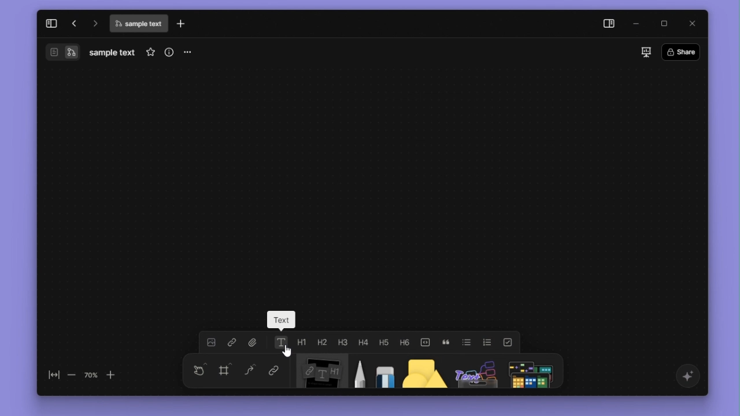 This screenshot has height=416, width=740. I want to click on heading 4, so click(364, 341).